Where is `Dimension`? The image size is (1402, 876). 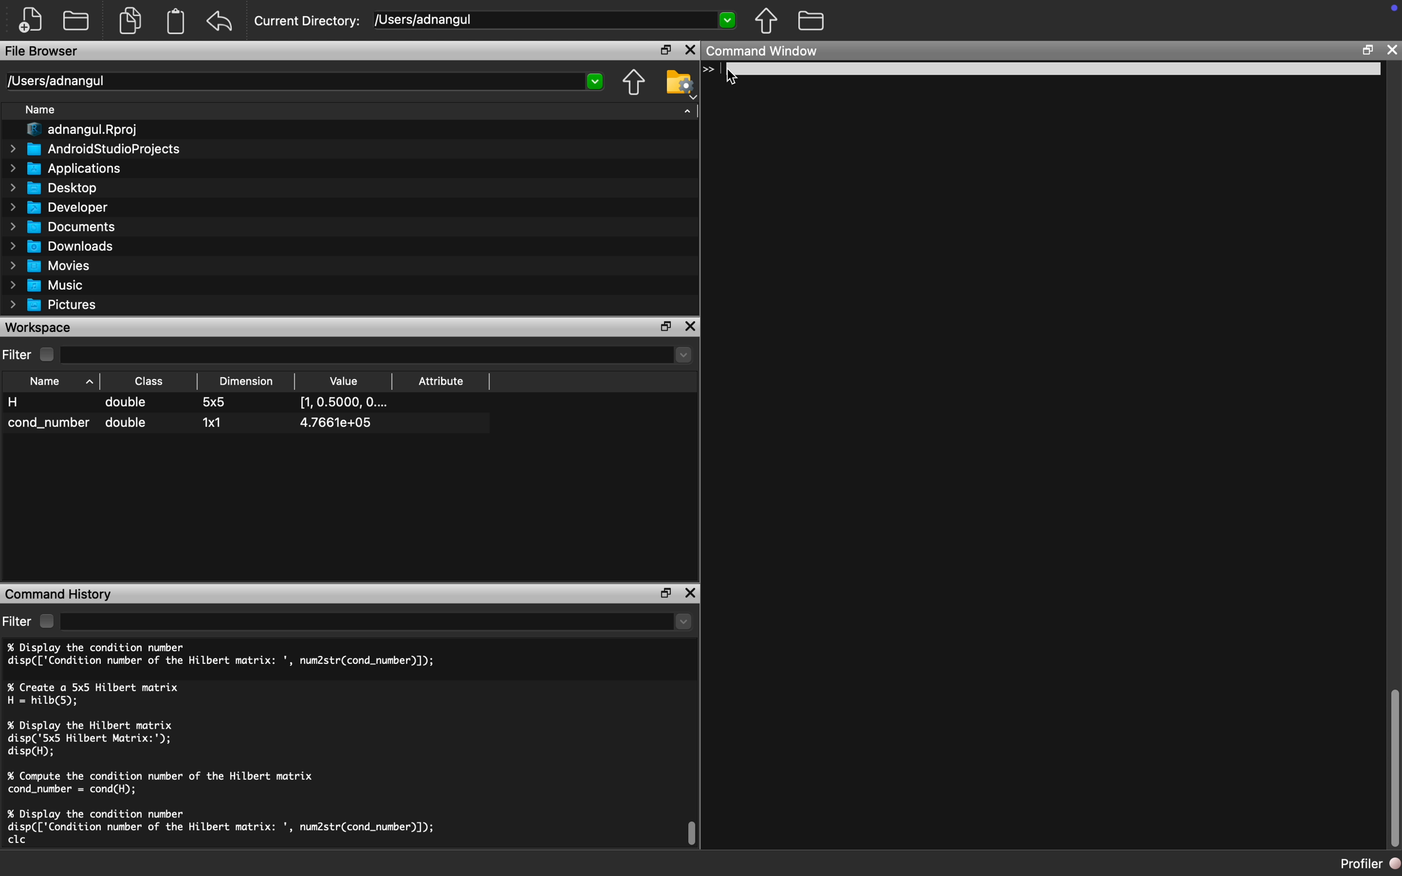
Dimension is located at coordinates (250, 382).